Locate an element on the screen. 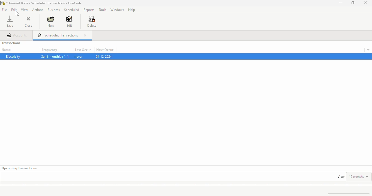  close is located at coordinates (366, 3).